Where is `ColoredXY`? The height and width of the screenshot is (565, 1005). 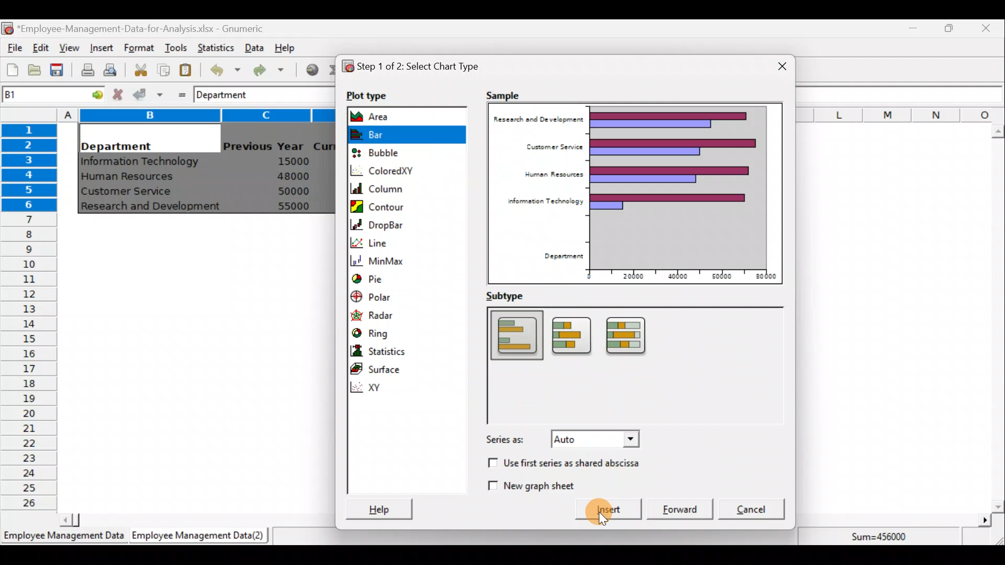
ColoredXY is located at coordinates (401, 170).